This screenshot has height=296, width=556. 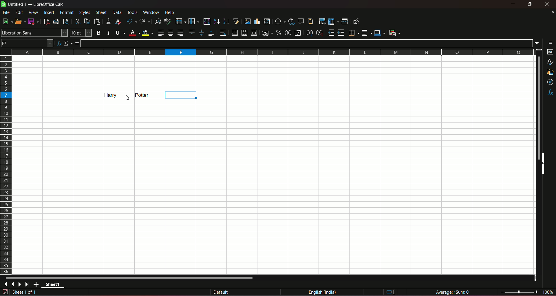 What do you see at coordinates (513, 4) in the screenshot?
I see `minimize` at bounding box center [513, 4].